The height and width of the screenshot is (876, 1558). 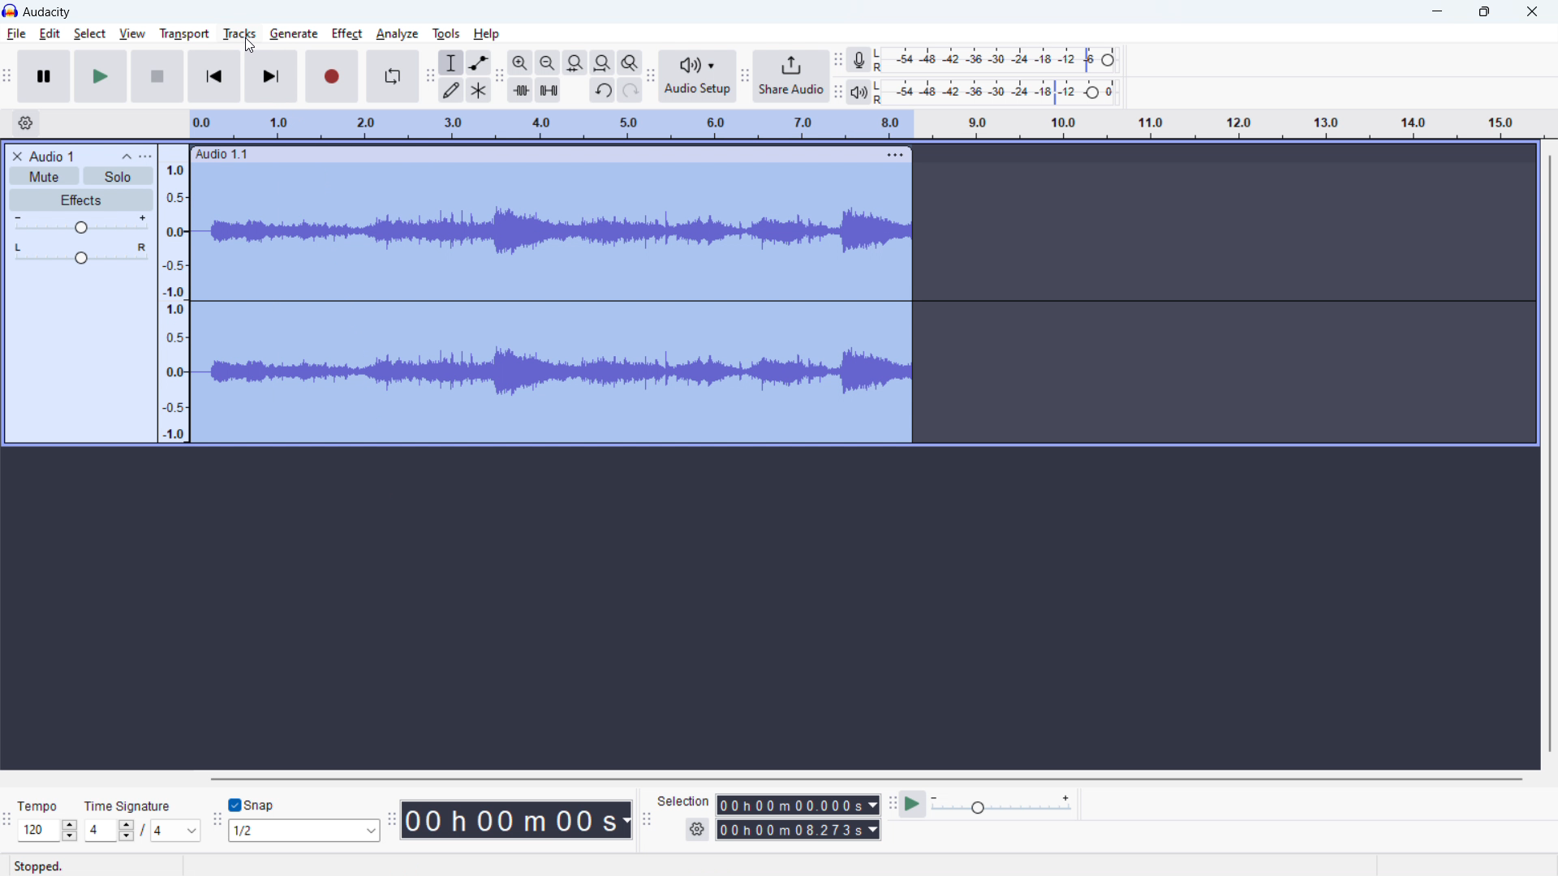 What do you see at coordinates (992, 60) in the screenshot?
I see `recording level` at bounding box center [992, 60].